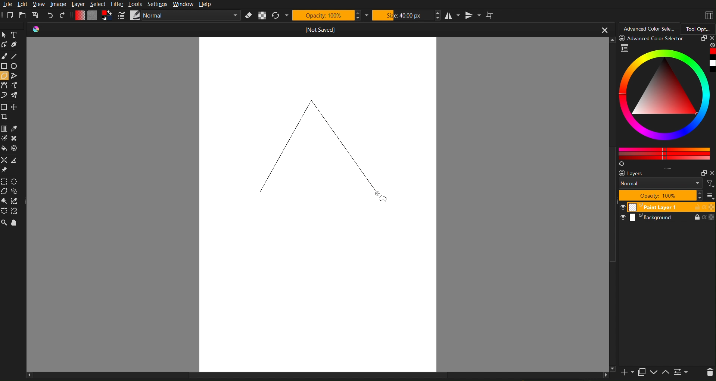 The width and height of the screenshot is (716, 381). I want to click on Brush Settings, so click(179, 16).